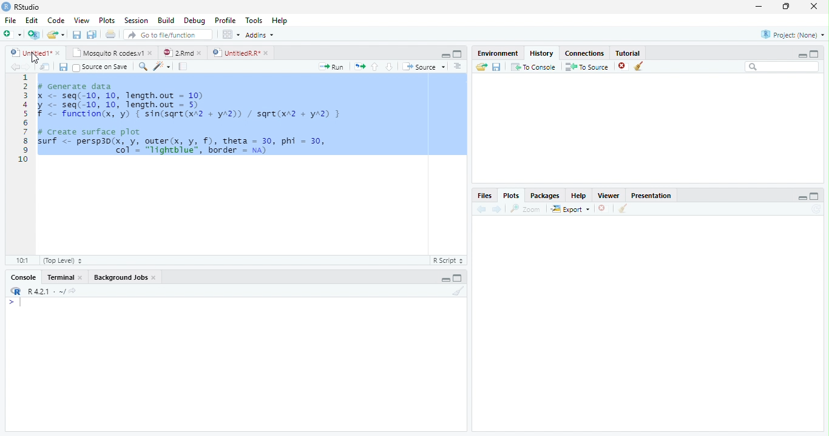 Image resolution: width=829 pixels, height=436 pixels. What do you see at coordinates (10, 20) in the screenshot?
I see `File` at bounding box center [10, 20].